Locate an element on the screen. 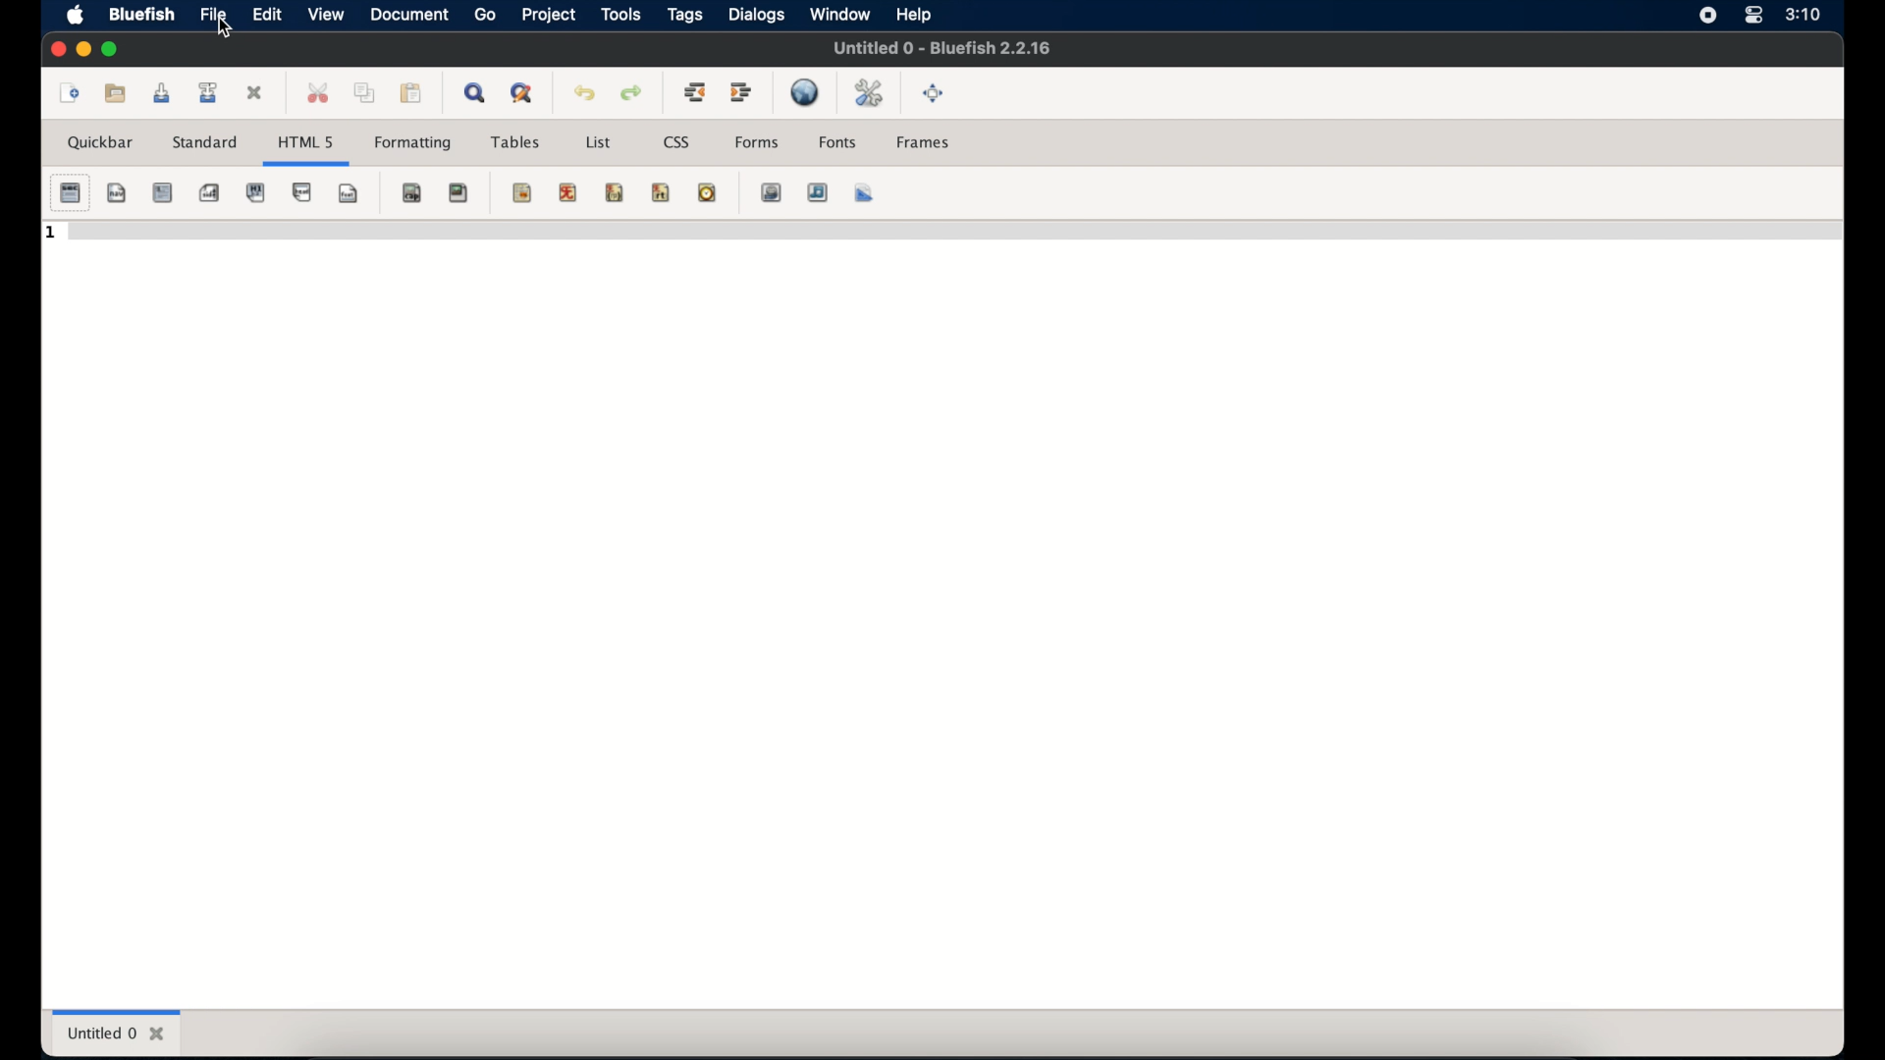  center is located at coordinates (550, 192).